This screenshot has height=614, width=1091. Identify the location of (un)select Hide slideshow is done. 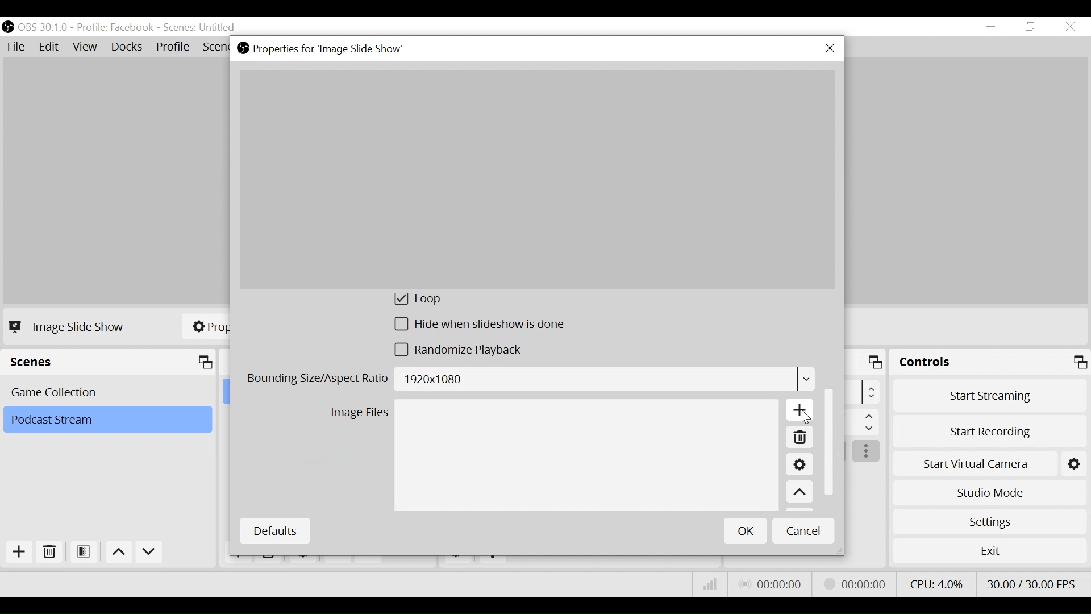
(480, 326).